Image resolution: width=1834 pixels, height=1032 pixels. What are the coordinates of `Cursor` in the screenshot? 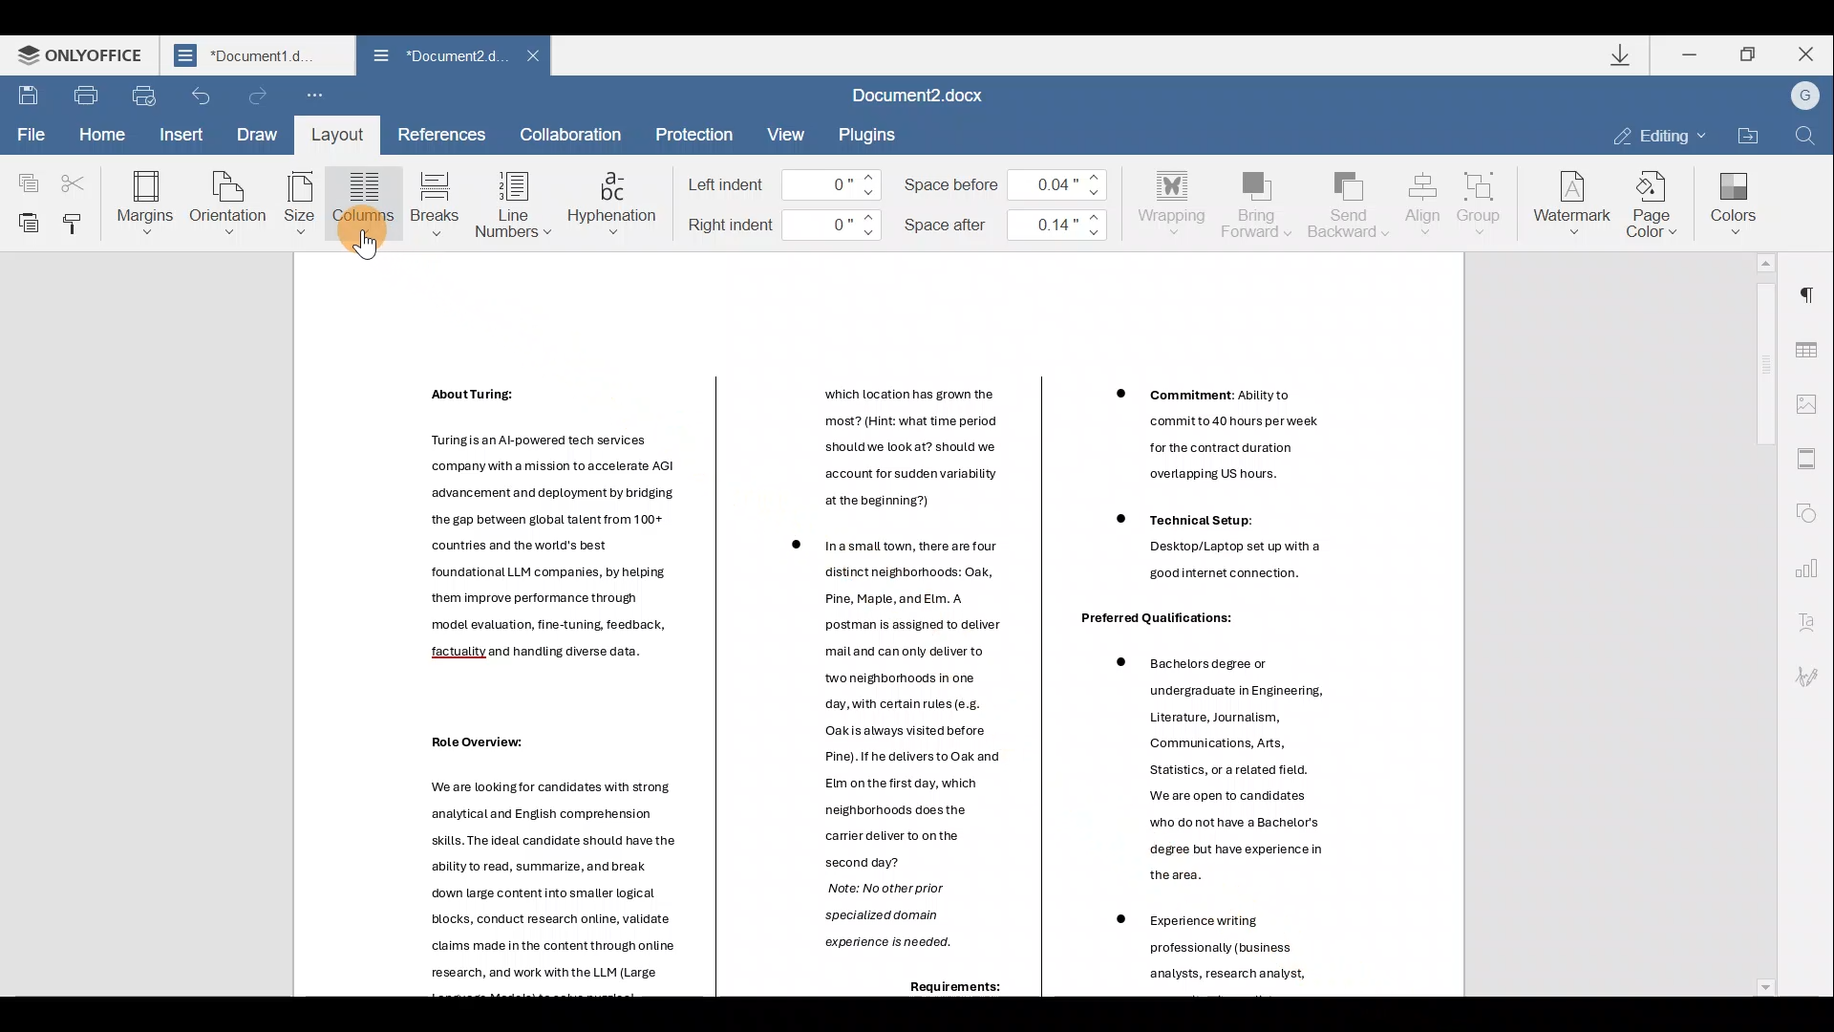 It's located at (372, 247).